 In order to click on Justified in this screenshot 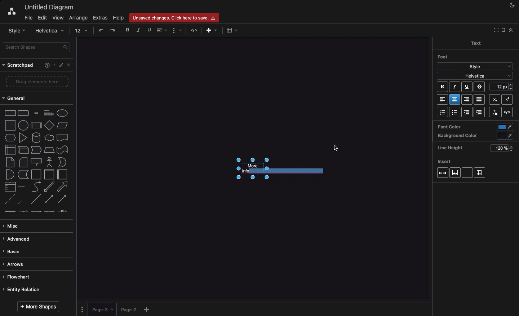, I will do `click(480, 100)`.